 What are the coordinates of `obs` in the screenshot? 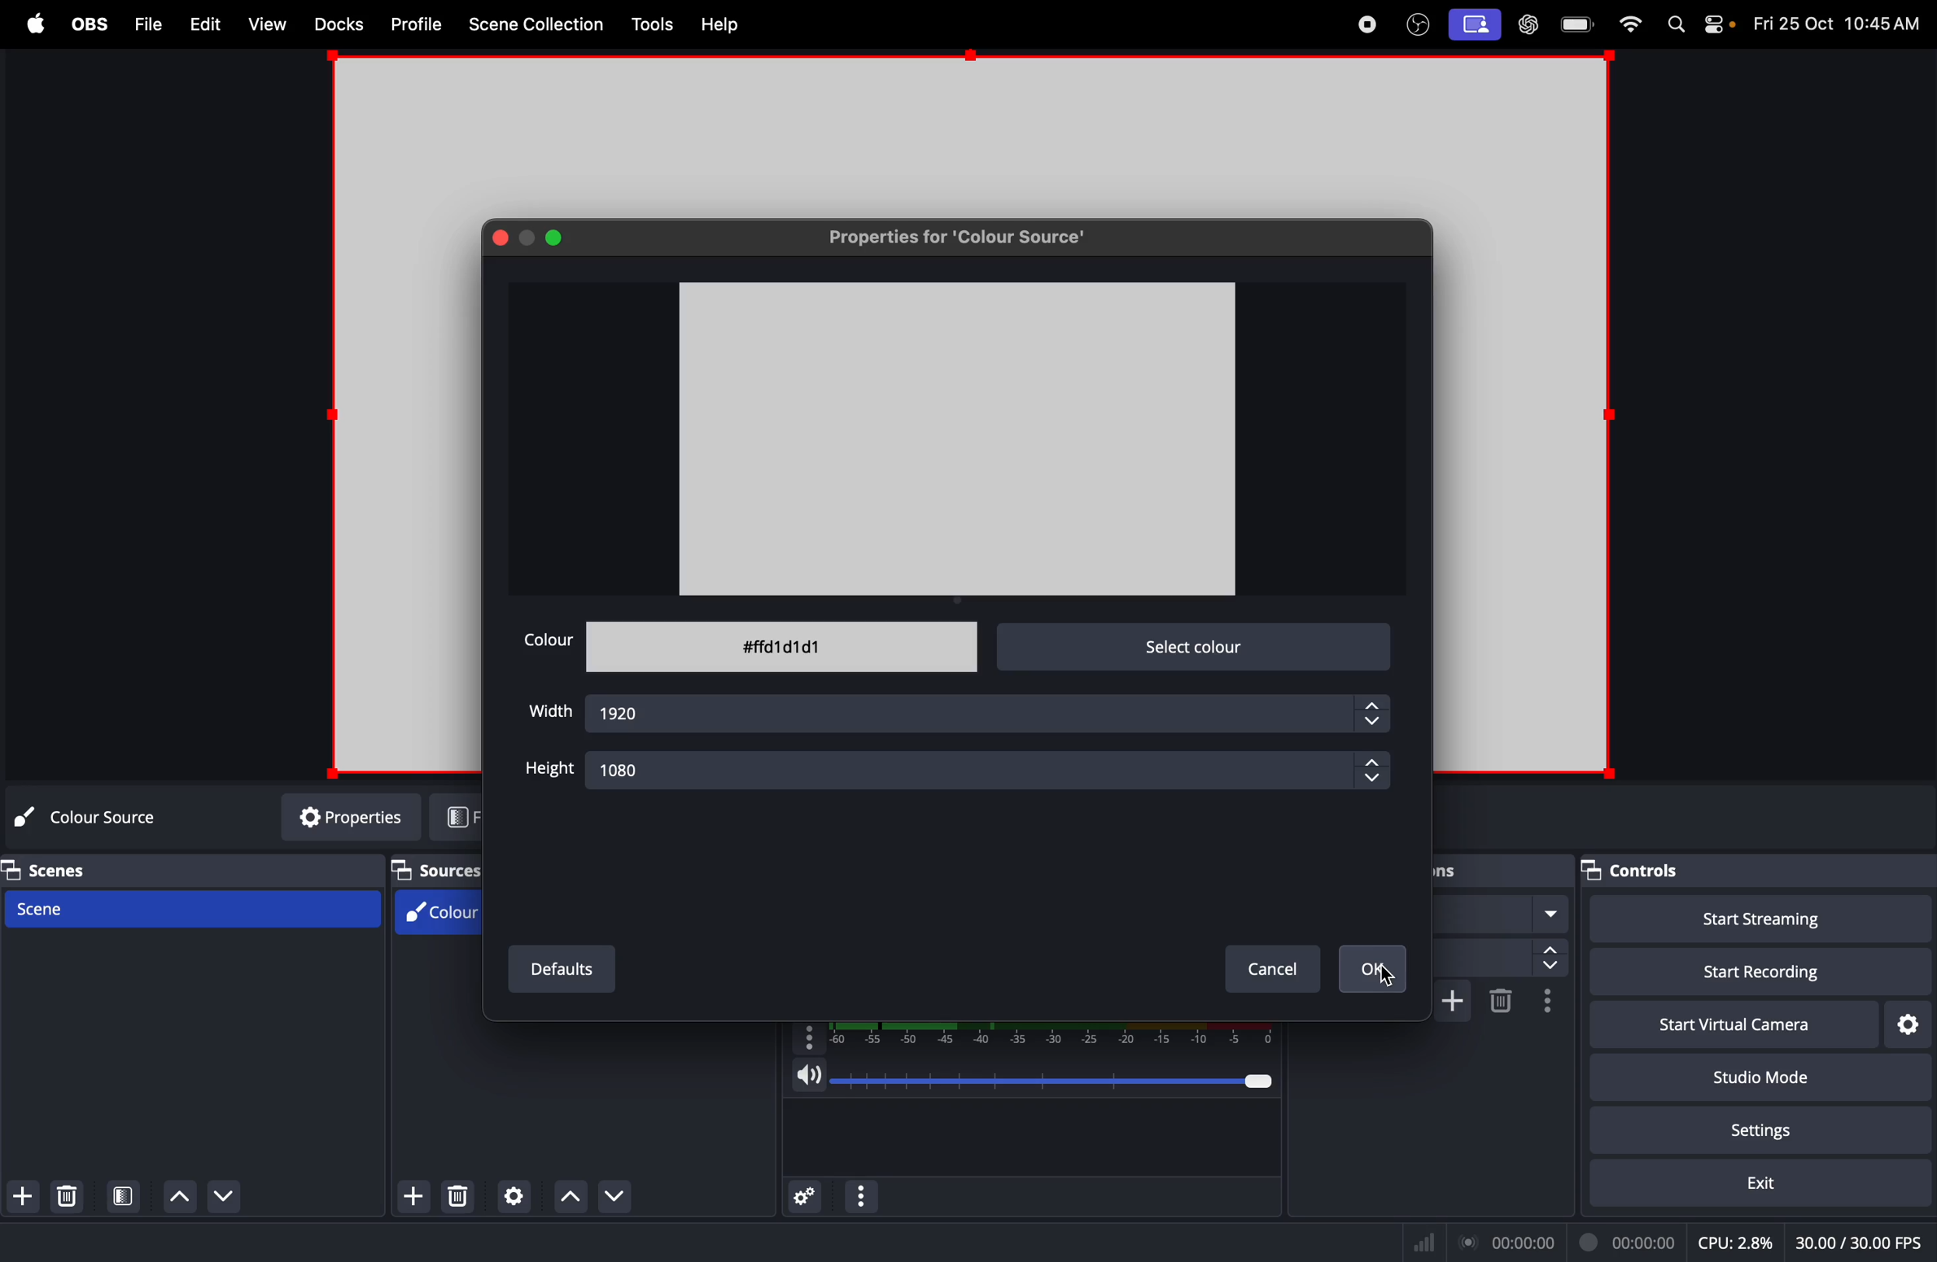 It's located at (1418, 23).